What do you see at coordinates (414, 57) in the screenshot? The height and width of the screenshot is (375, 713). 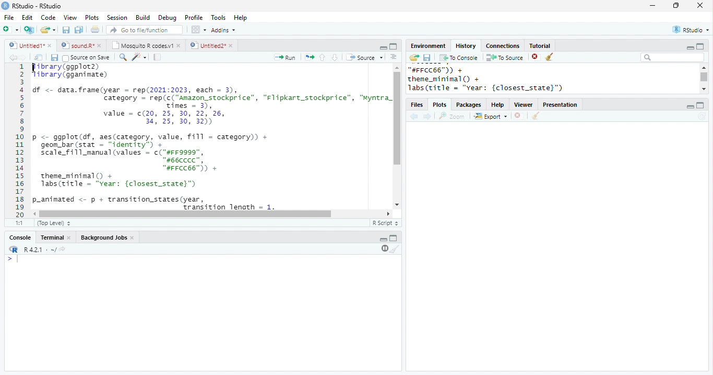 I see `open folder` at bounding box center [414, 57].